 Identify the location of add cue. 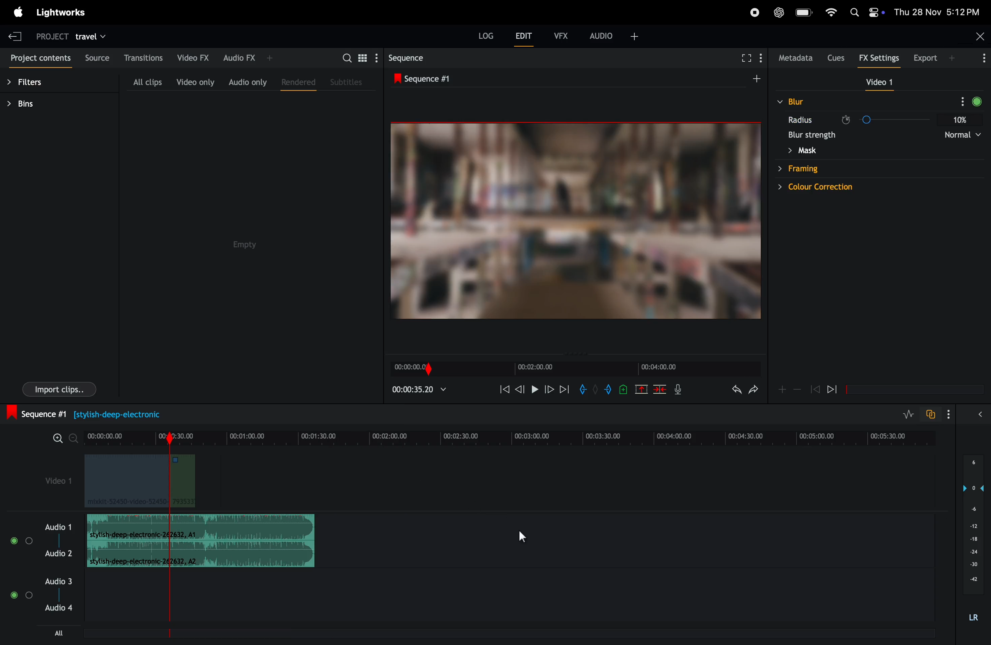
(621, 390).